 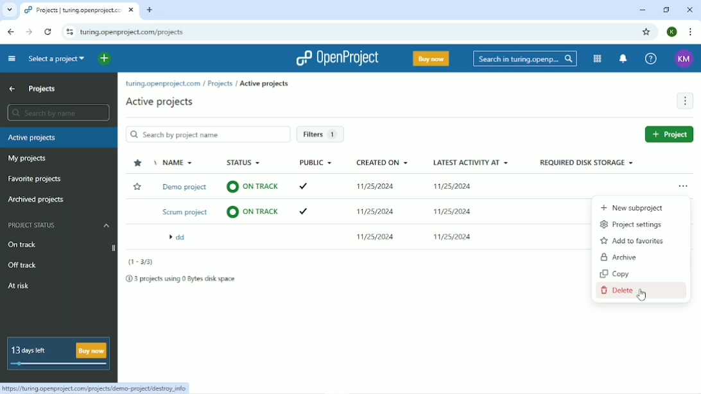 What do you see at coordinates (161, 85) in the screenshot?
I see `turing.openproject.com` at bounding box center [161, 85].